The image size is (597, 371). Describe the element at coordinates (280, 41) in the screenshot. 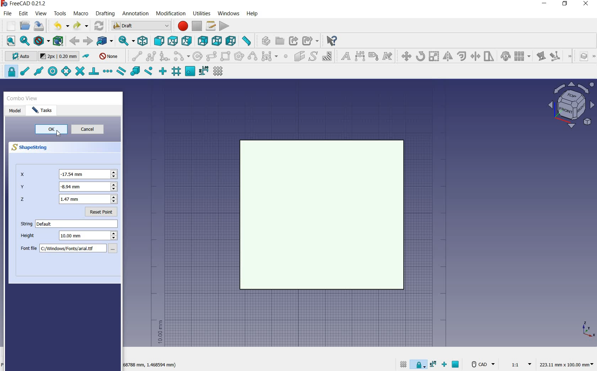

I see `create group` at that location.